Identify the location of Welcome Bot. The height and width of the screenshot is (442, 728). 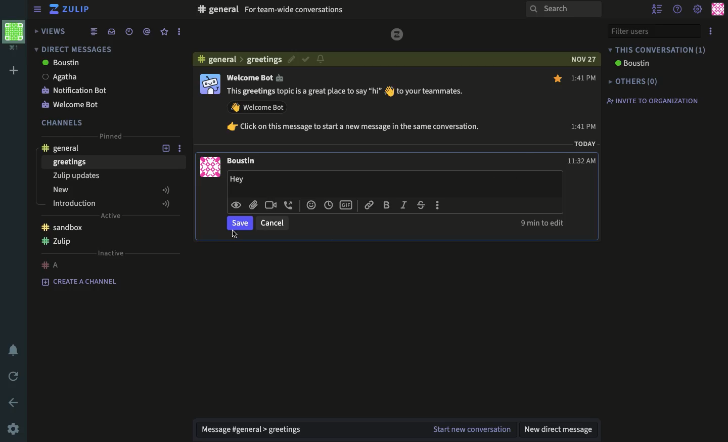
(260, 78).